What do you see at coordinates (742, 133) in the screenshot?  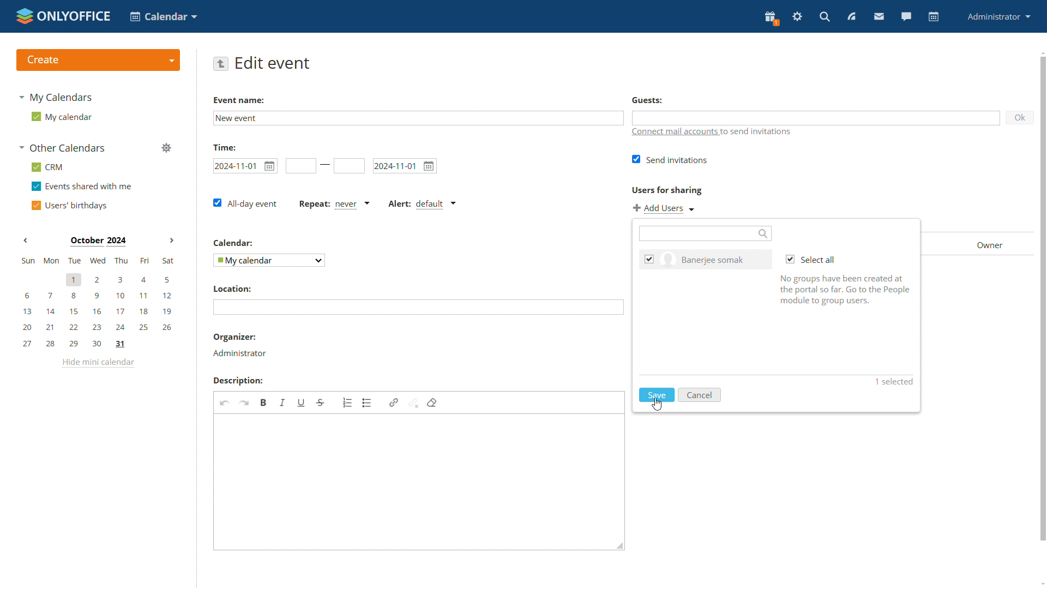 I see `connect mail accounts` at bounding box center [742, 133].